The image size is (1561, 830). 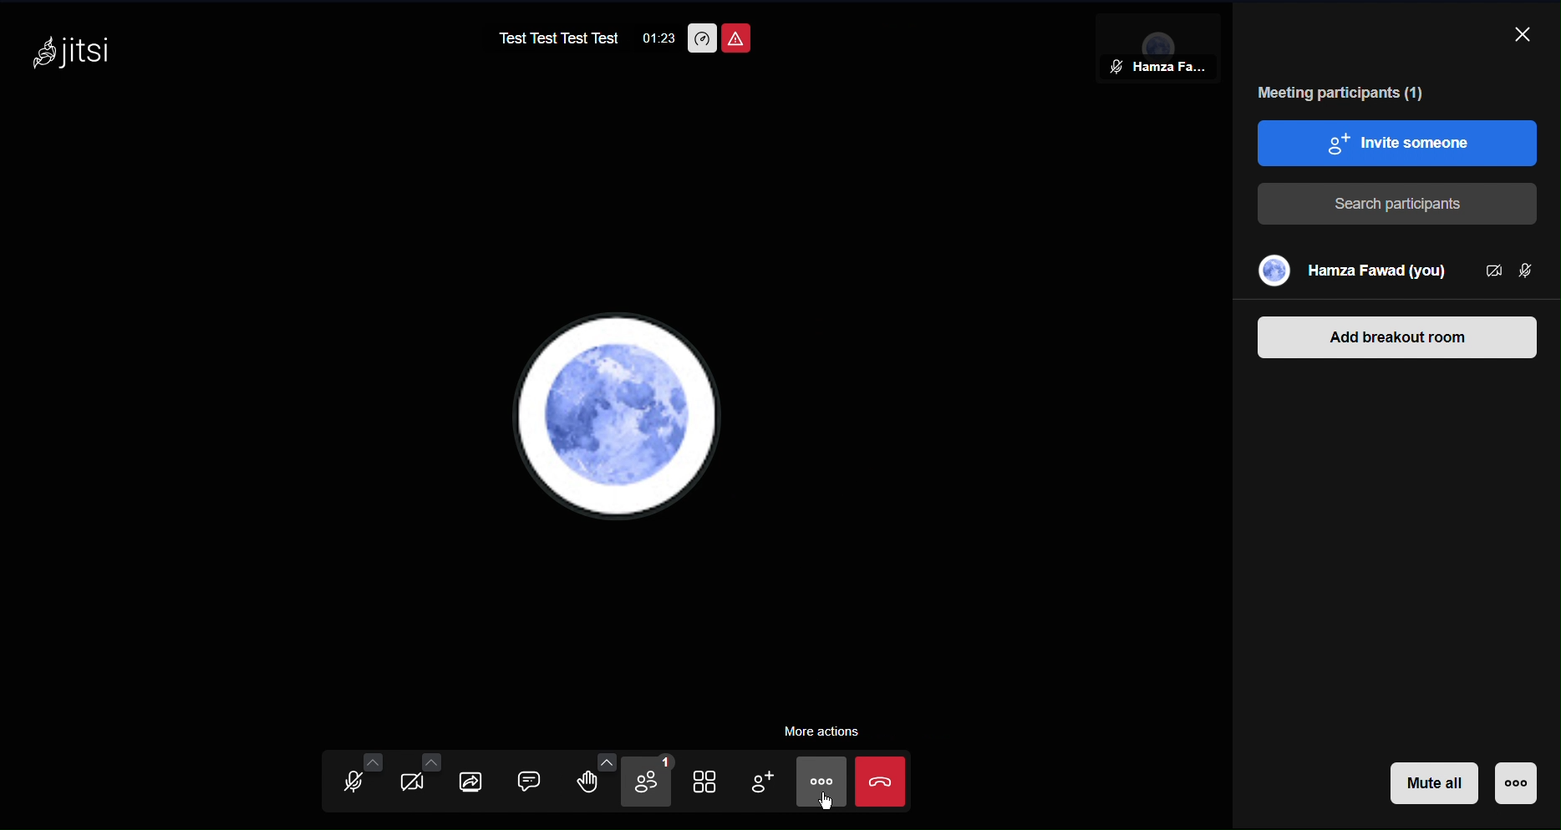 What do you see at coordinates (704, 37) in the screenshot?
I see `Performance Settings` at bounding box center [704, 37].